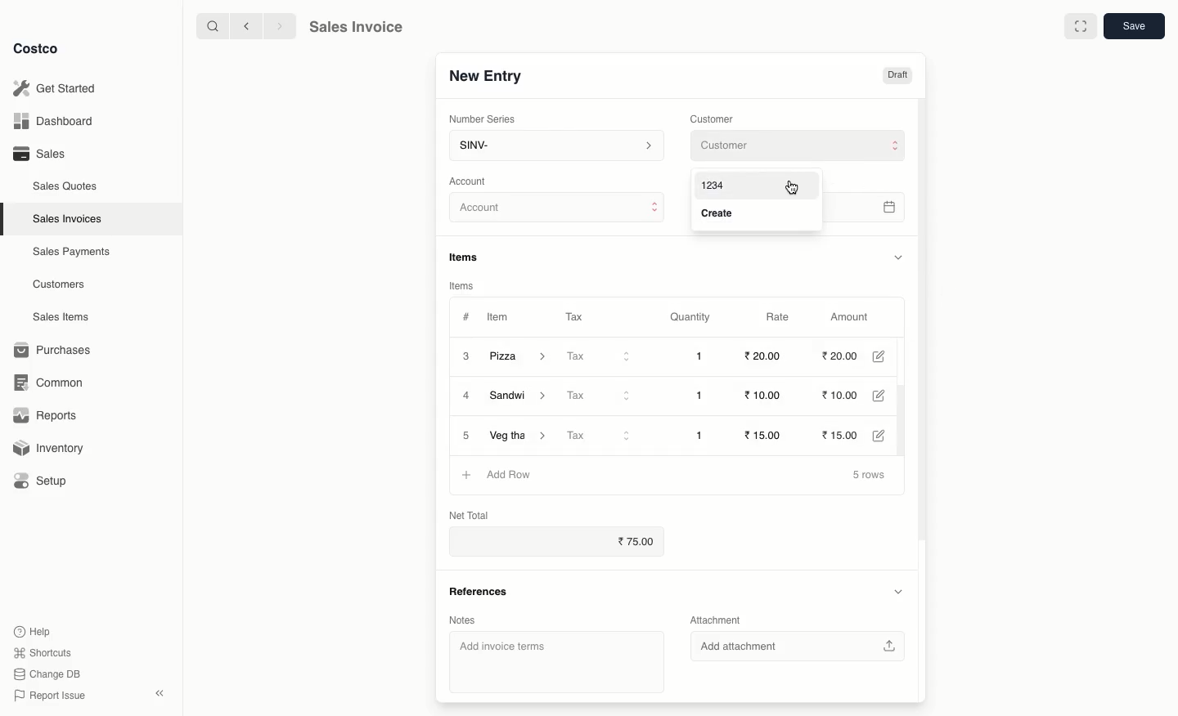 This screenshot has width=1178, height=716. I want to click on Hide, so click(897, 257).